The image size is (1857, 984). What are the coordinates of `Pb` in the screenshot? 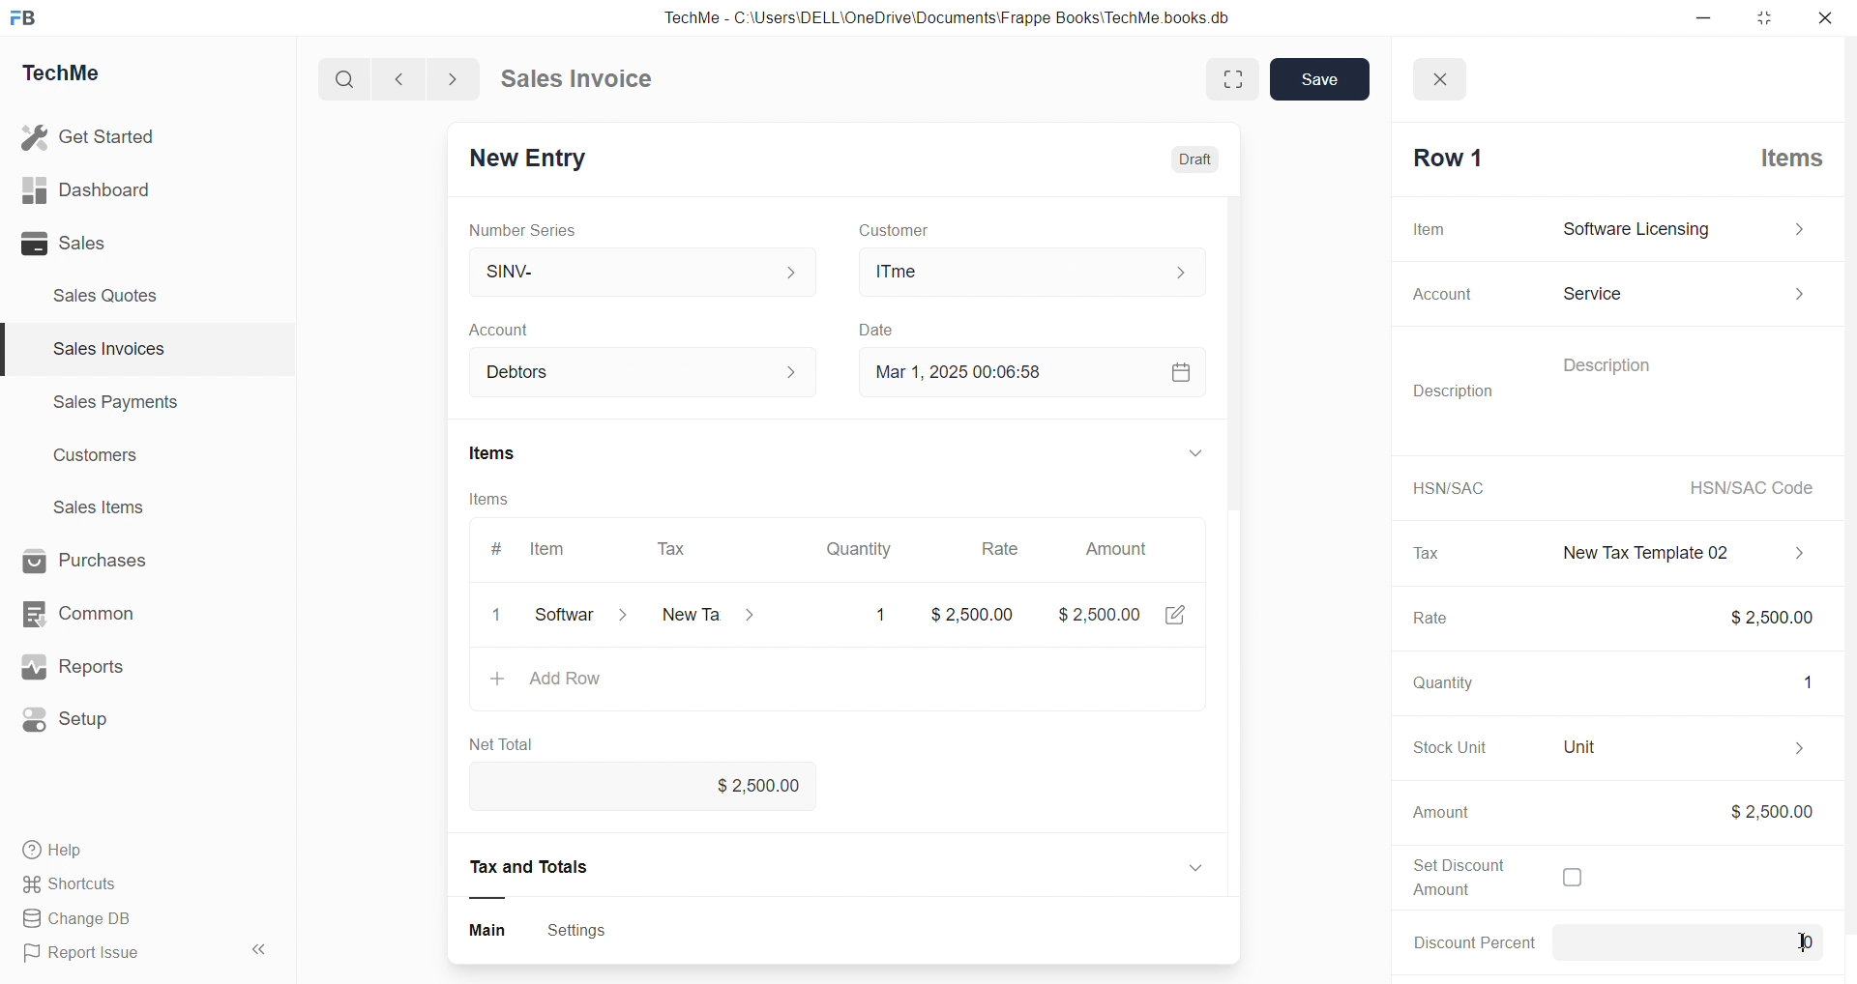 It's located at (1720, 942).